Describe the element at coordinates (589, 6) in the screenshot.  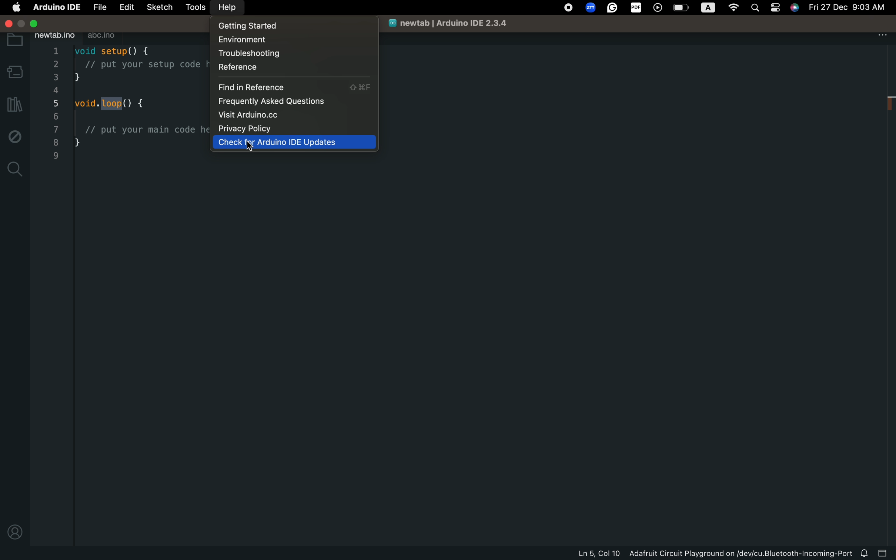
I see `Zoom` at that location.